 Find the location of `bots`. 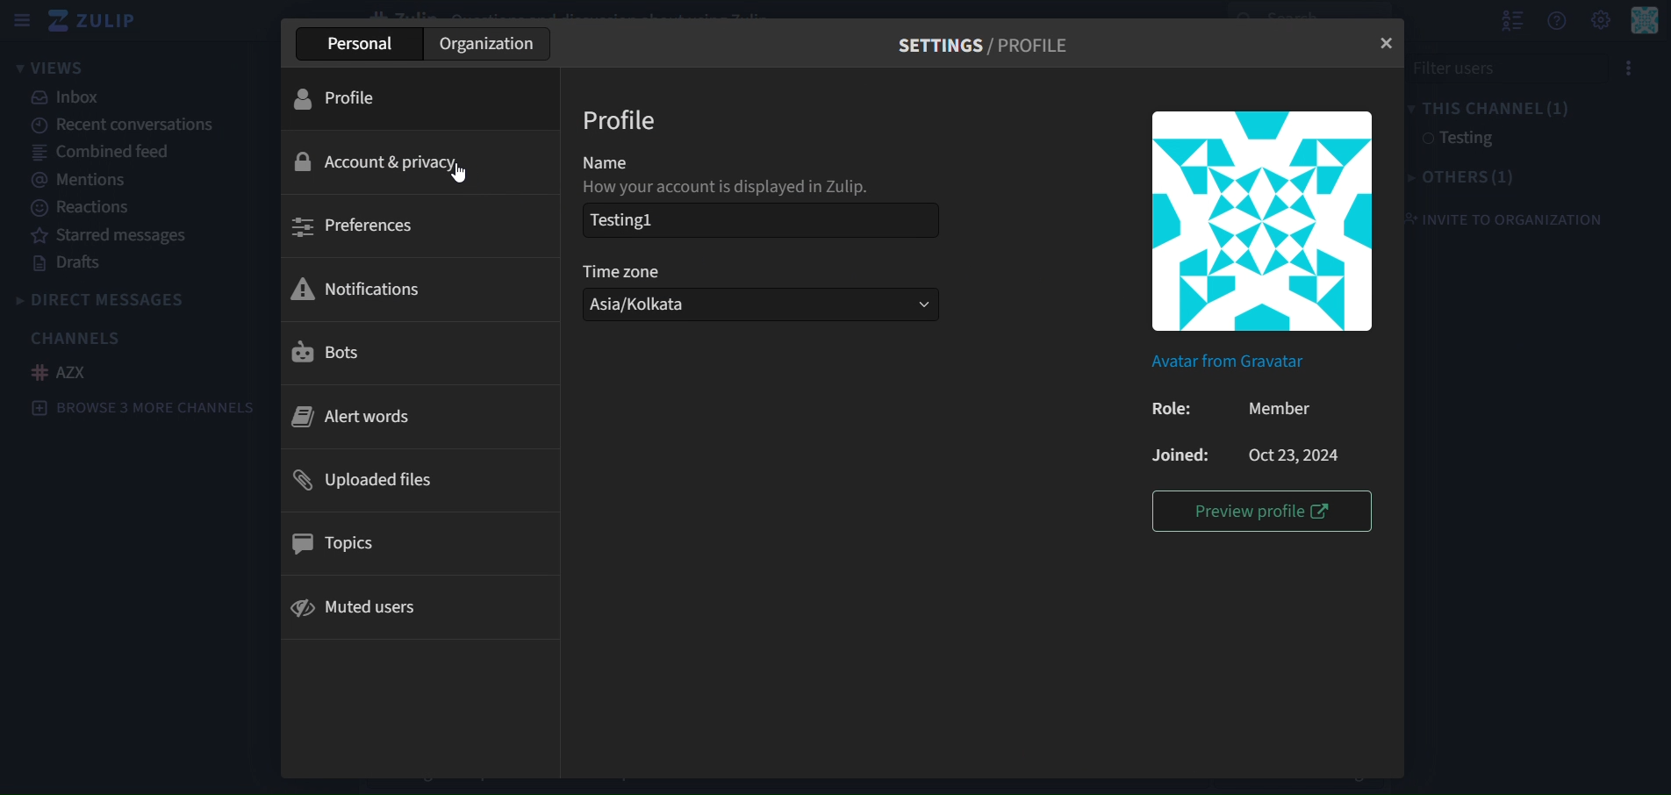

bots is located at coordinates (334, 354).